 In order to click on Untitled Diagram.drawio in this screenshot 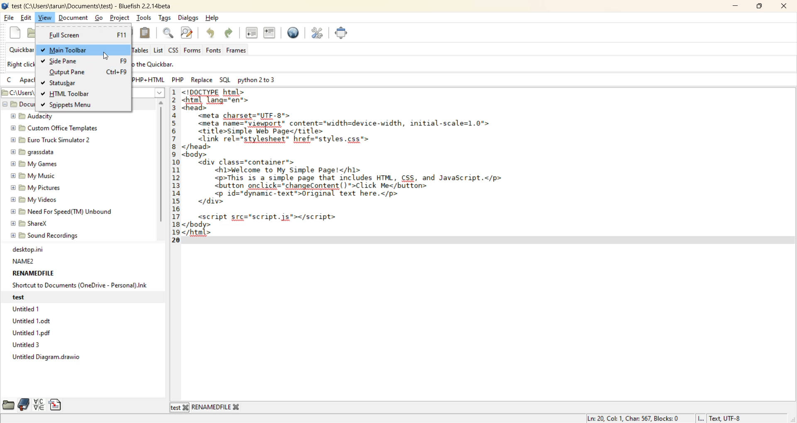, I will do `click(45, 357)`.